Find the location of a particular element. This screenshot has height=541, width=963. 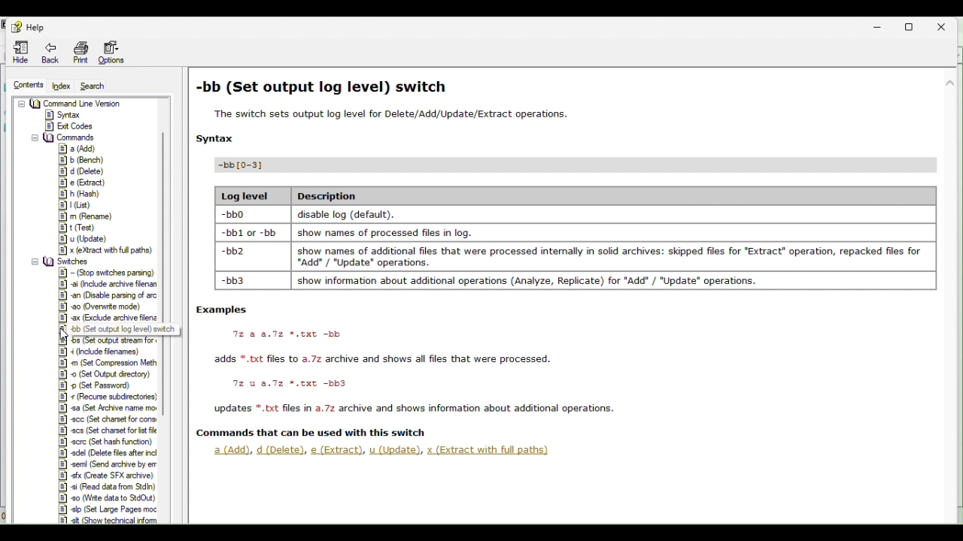

Options is located at coordinates (120, 53).